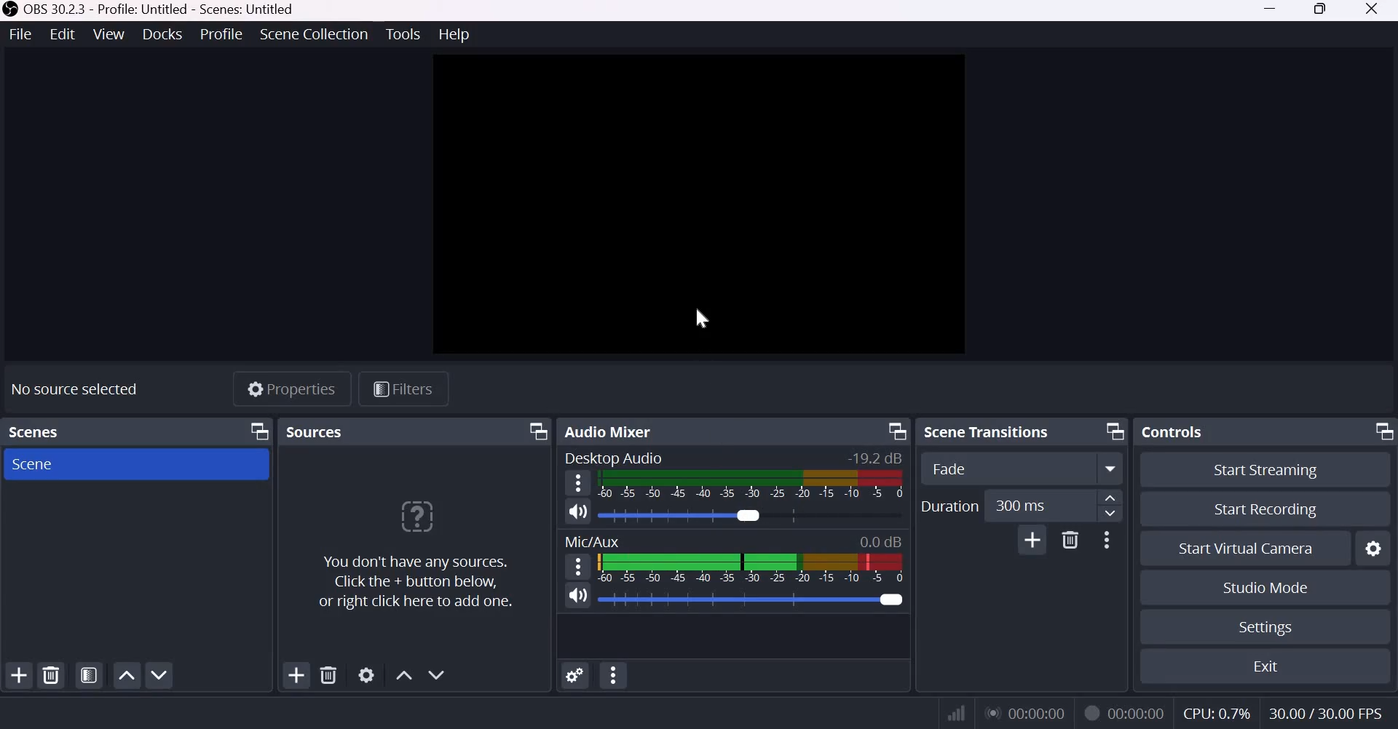 Image resolution: width=1398 pixels, height=729 pixels. Describe the element at coordinates (534, 431) in the screenshot. I see `Dock Options icon` at that location.